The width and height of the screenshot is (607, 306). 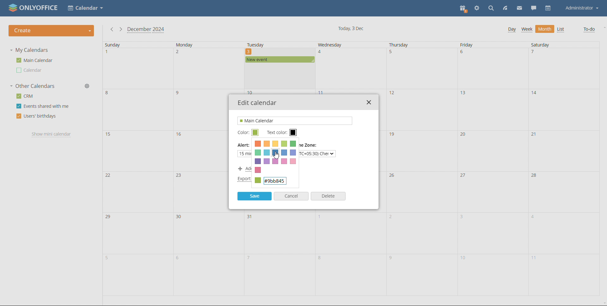 What do you see at coordinates (275, 152) in the screenshot?
I see `color options` at bounding box center [275, 152].